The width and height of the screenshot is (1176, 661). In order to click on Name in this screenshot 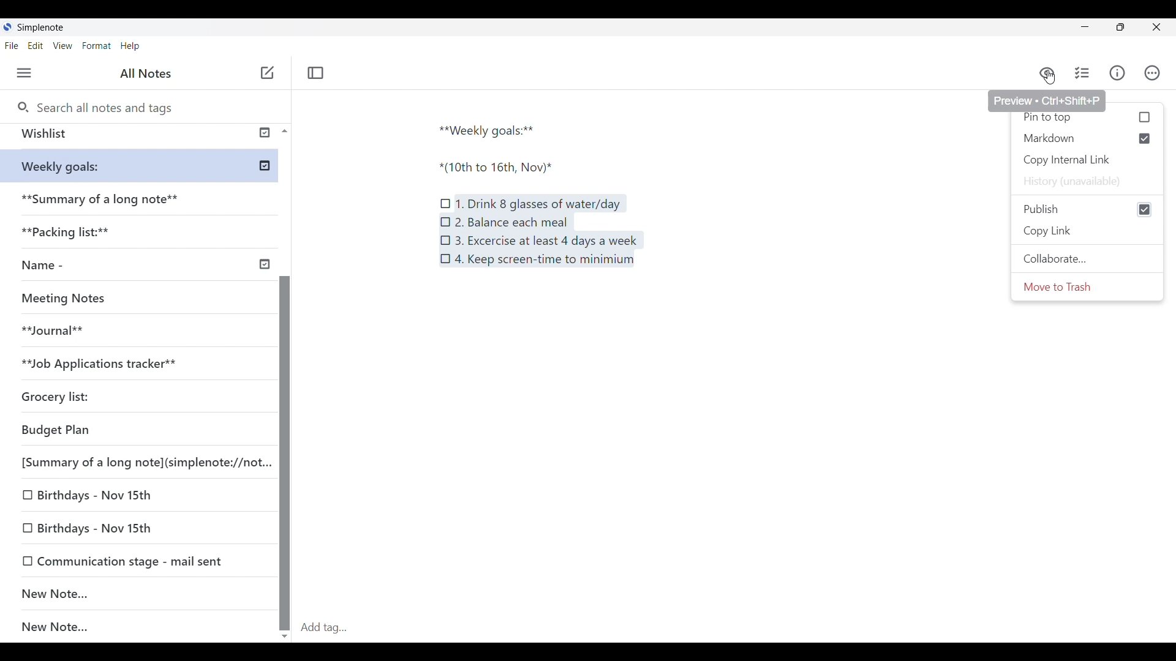, I will do `click(143, 266)`.